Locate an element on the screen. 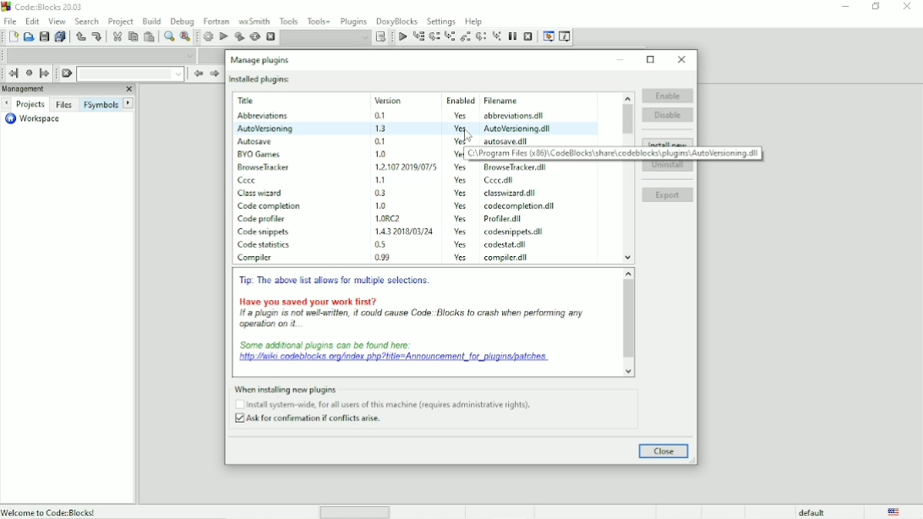 The height and width of the screenshot is (519, 923). 1.0 is located at coordinates (382, 205).